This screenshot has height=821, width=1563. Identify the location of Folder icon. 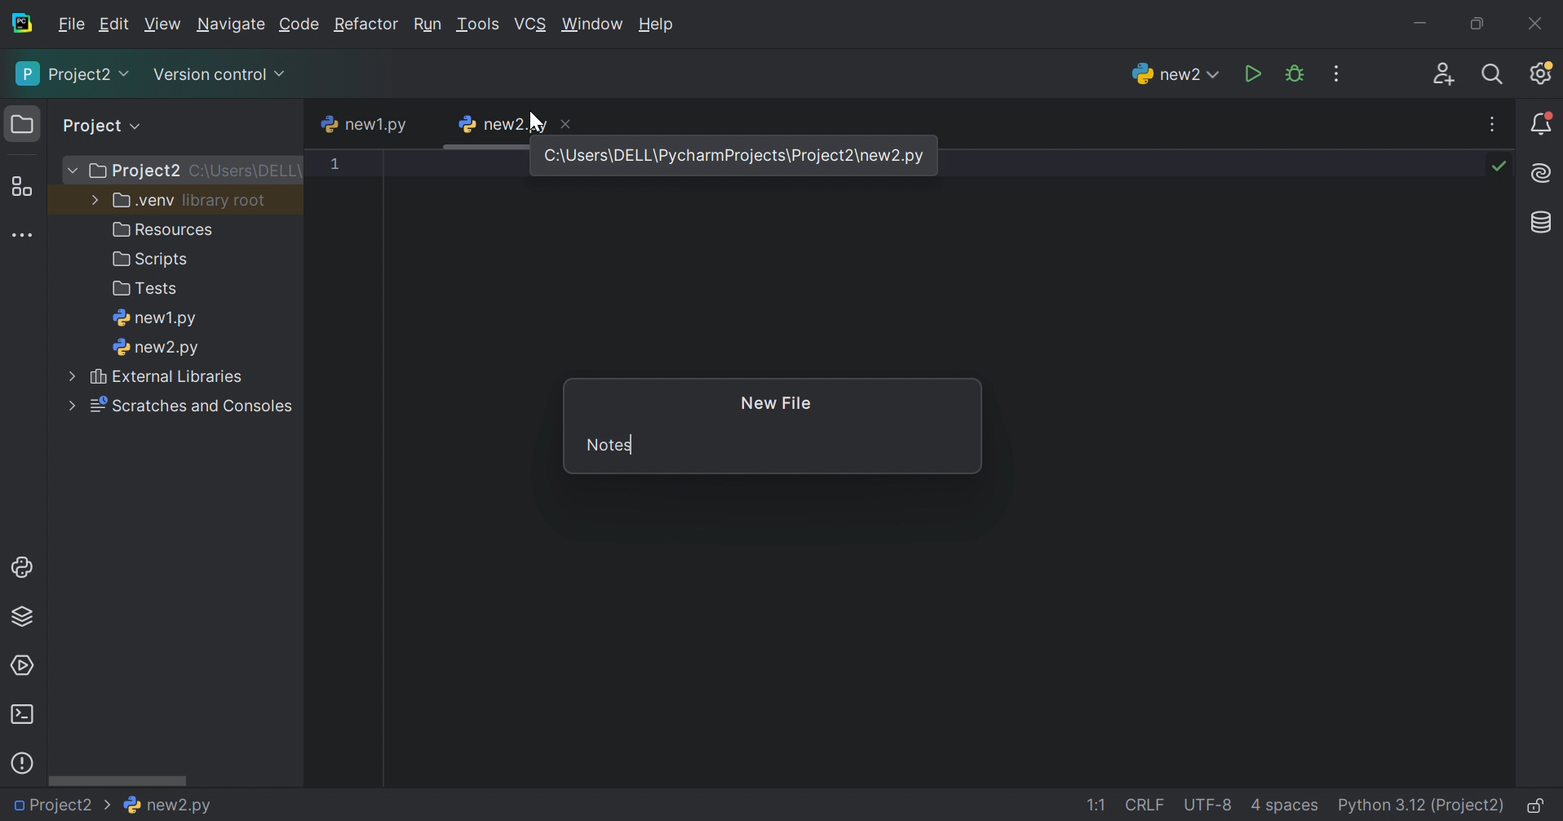
(19, 122).